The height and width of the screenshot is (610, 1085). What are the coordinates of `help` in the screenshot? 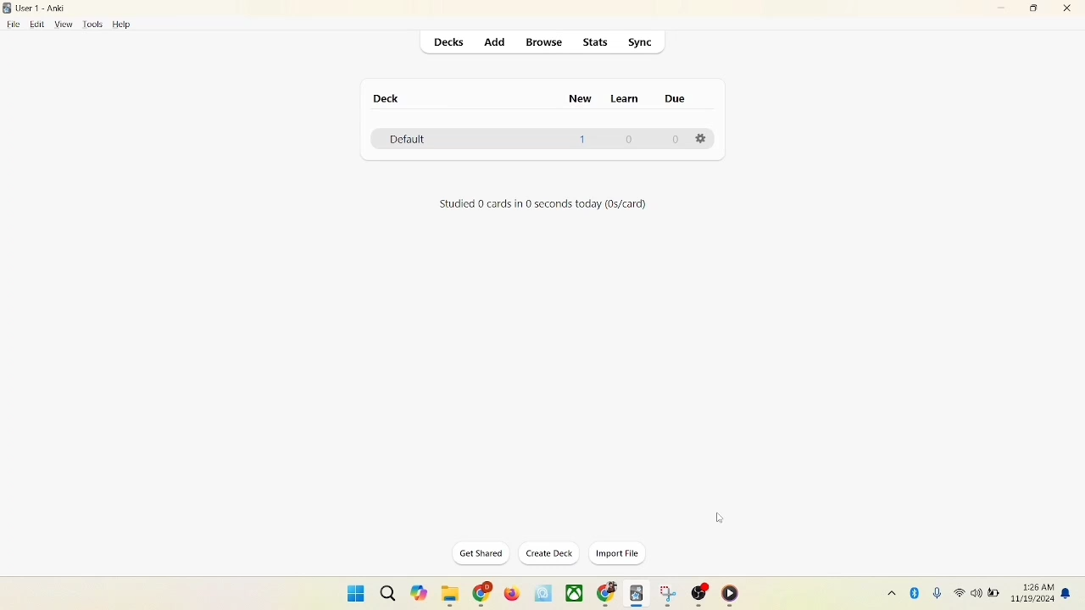 It's located at (122, 25).